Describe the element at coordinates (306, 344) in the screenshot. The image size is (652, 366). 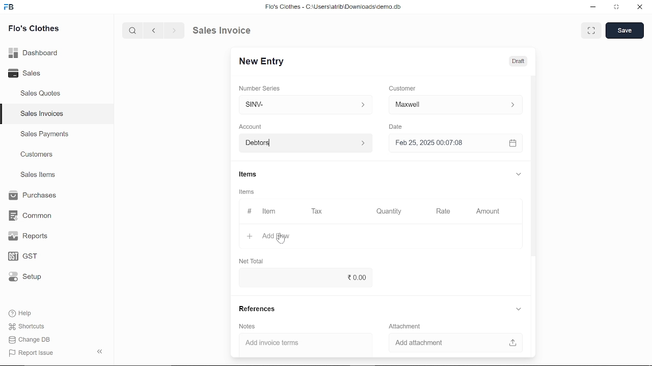
I see `Add invoice terms` at that location.